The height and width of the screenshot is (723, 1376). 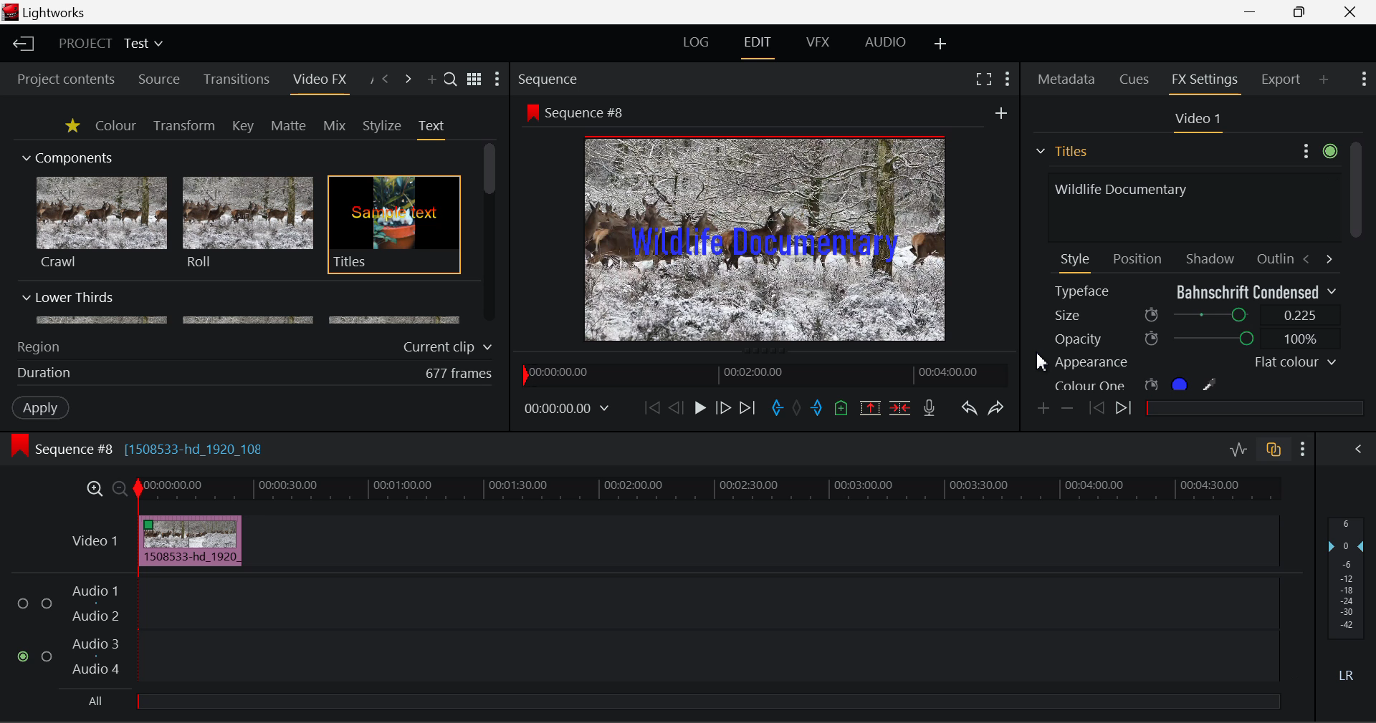 What do you see at coordinates (25, 657) in the screenshot?
I see `checked checkbox` at bounding box center [25, 657].